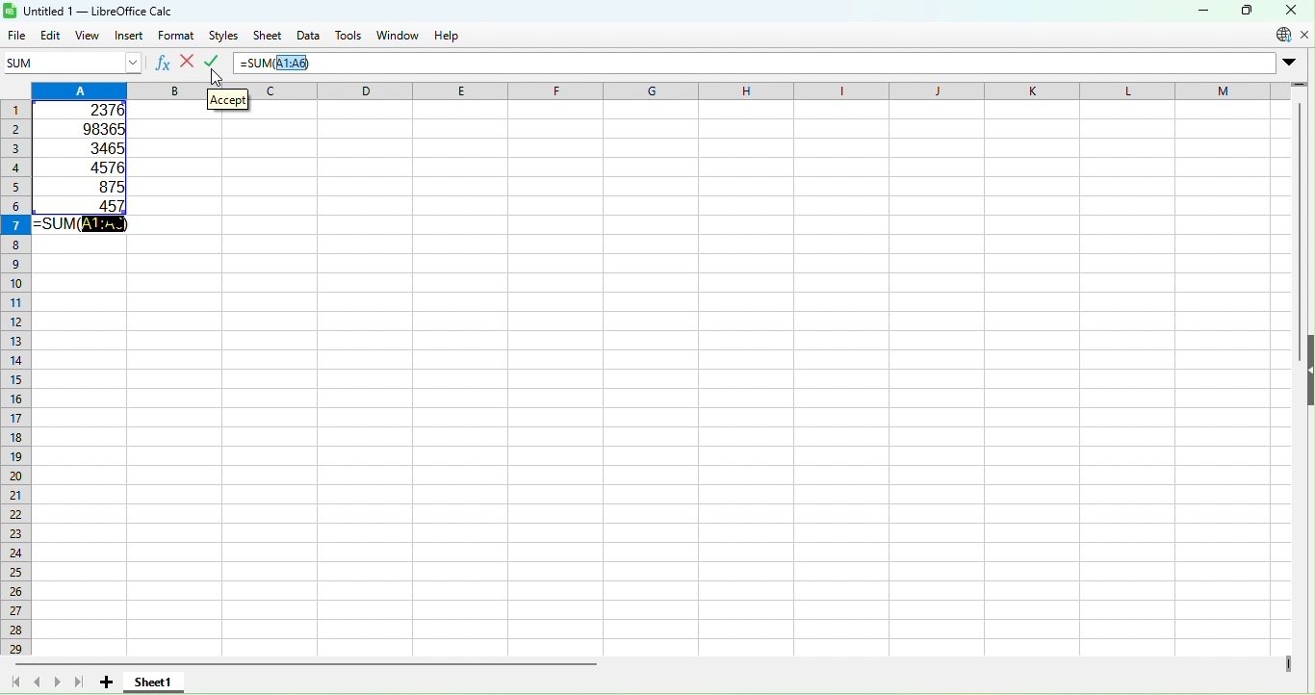 This screenshot has width=1315, height=695. Describe the element at coordinates (450, 35) in the screenshot. I see `Help` at that location.